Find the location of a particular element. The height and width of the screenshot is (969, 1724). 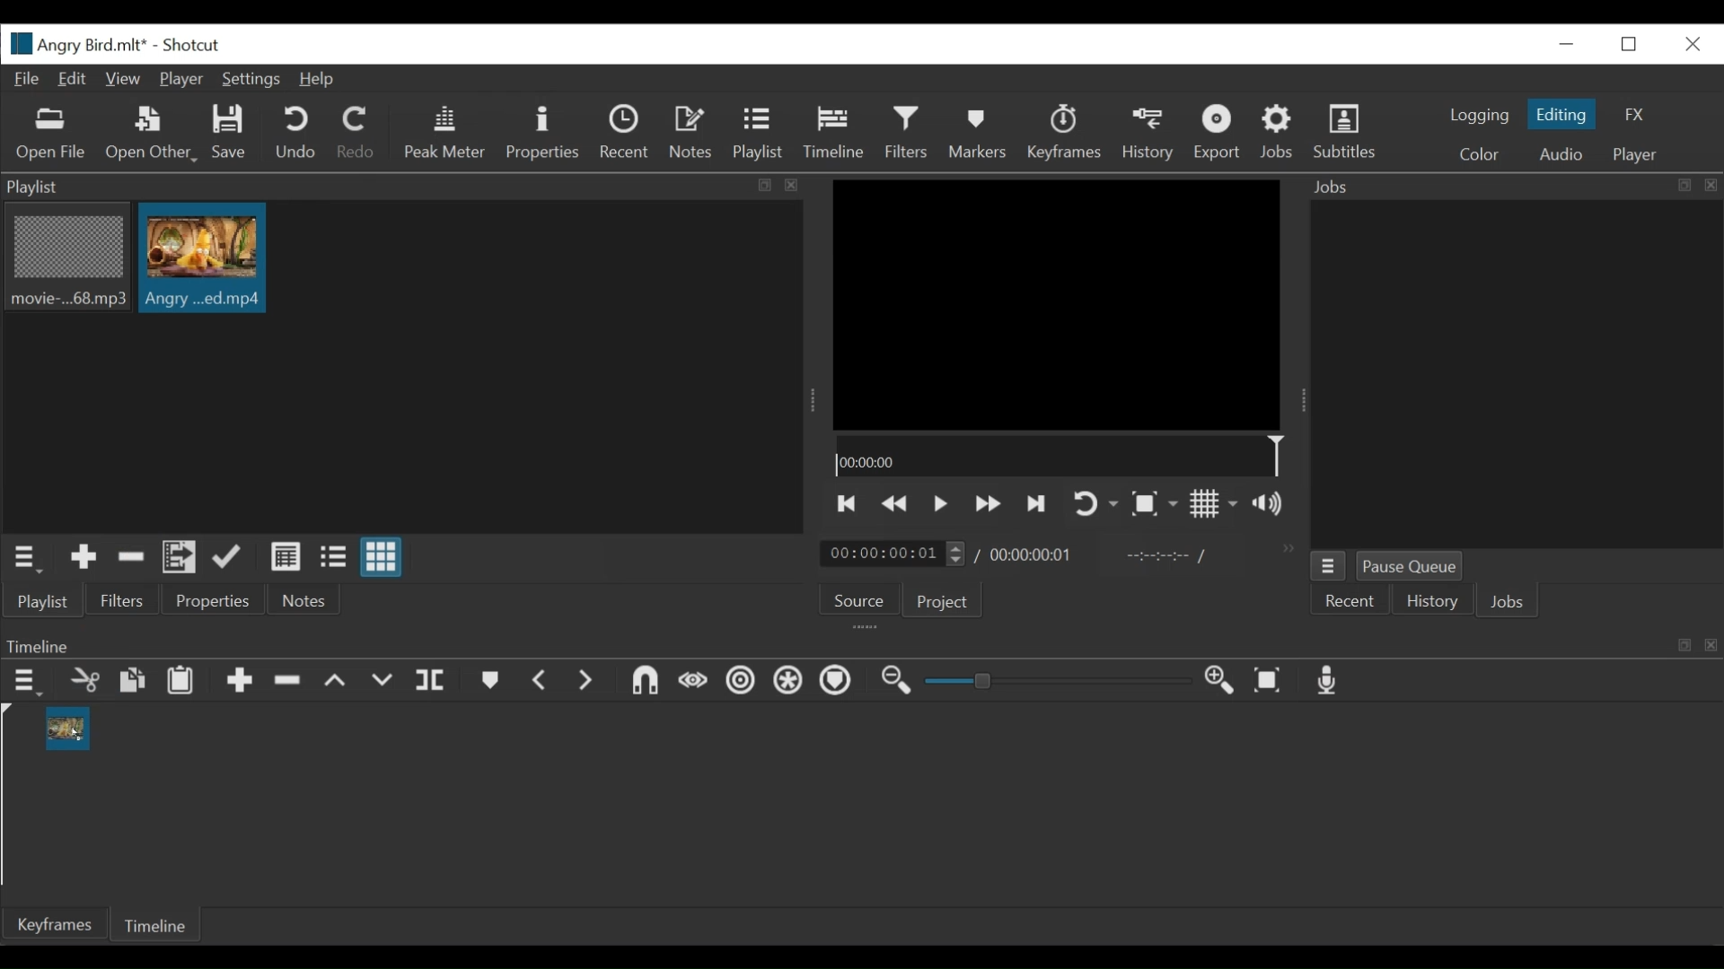

Player is located at coordinates (180, 80).